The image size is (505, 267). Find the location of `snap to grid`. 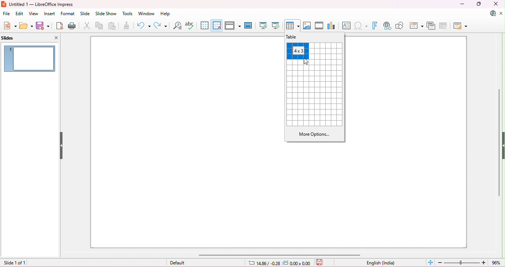

snap to grid is located at coordinates (217, 25).